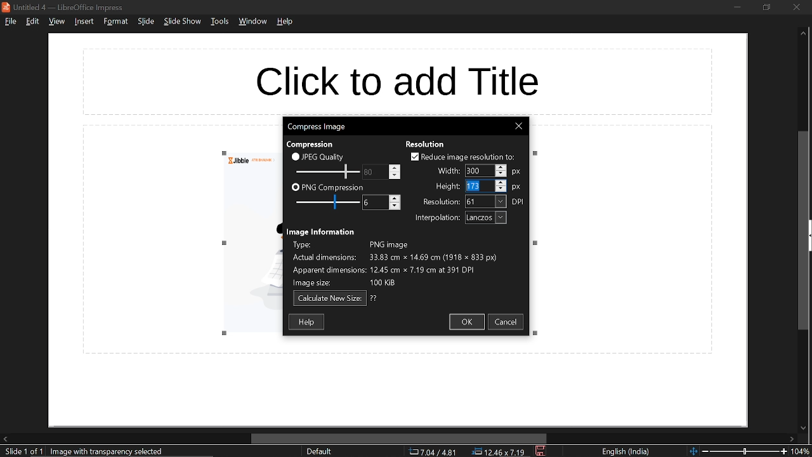 This screenshot has height=457, width=812. What do you see at coordinates (395, 198) in the screenshot?
I see `Increase ` at bounding box center [395, 198].